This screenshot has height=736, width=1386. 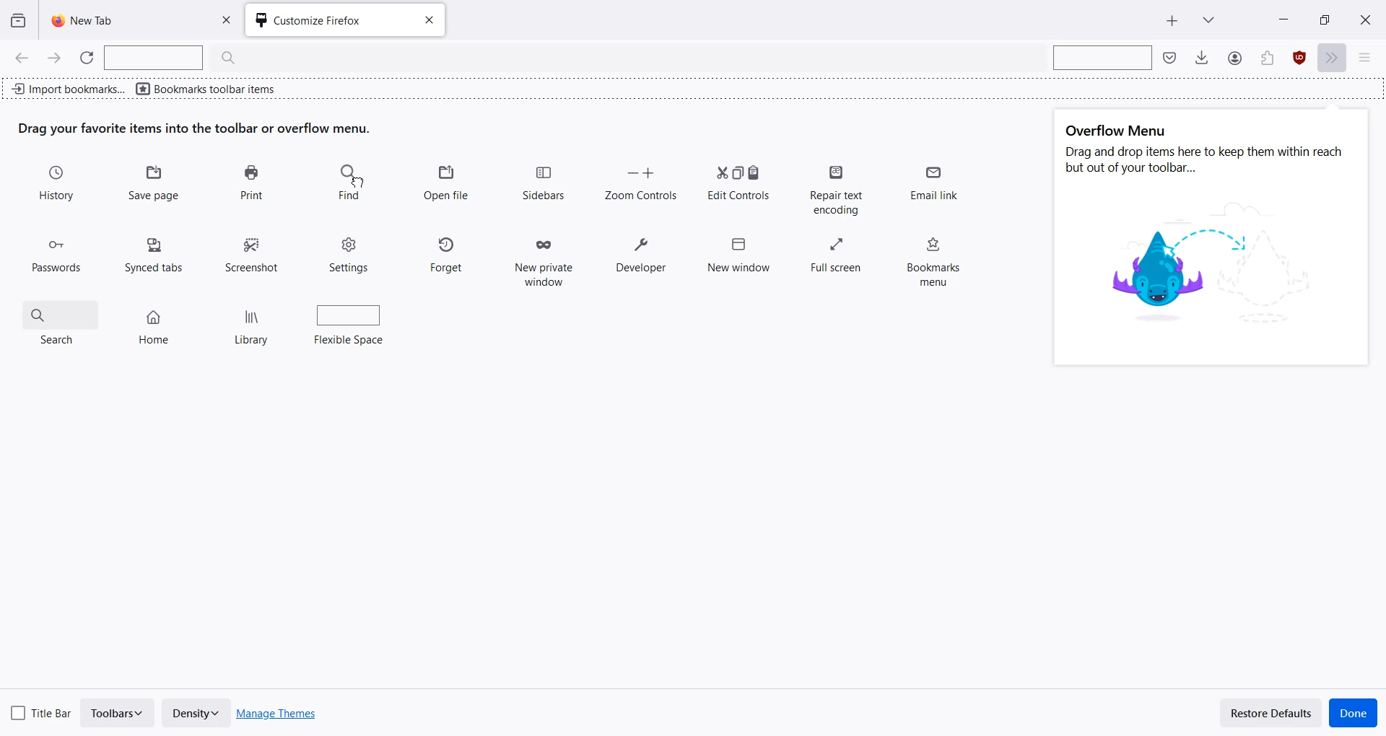 I want to click on Customize Firefox, so click(x=324, y=21).